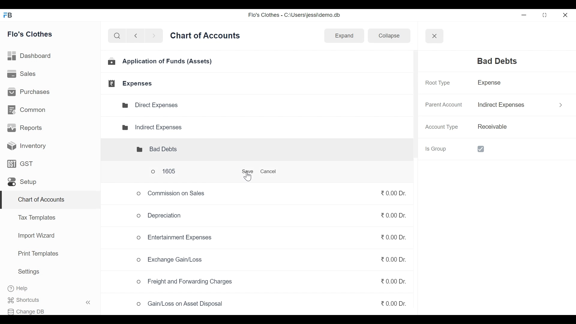 This screenshot has height=324, width=576. I want to click on minimize, so click(525, 15).